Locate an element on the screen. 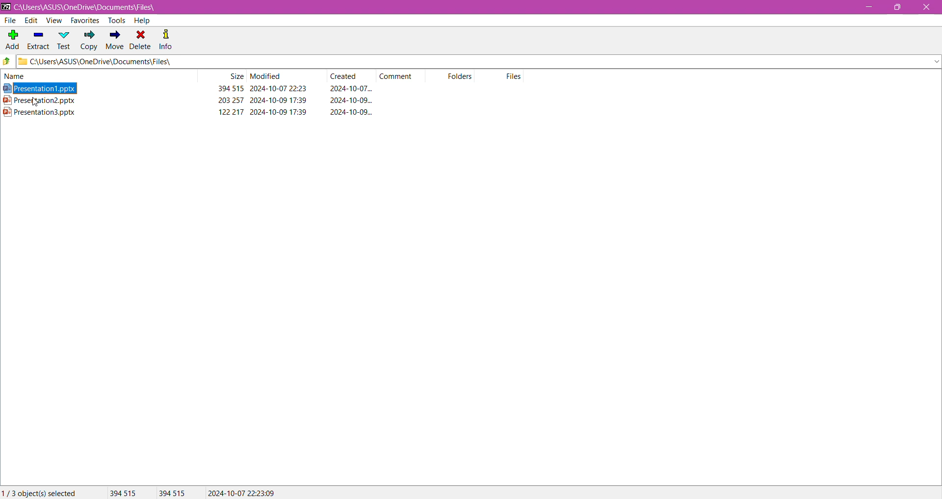 The height and width of the screenshot is (499, 942). Add is located at coordinates (12, 37).